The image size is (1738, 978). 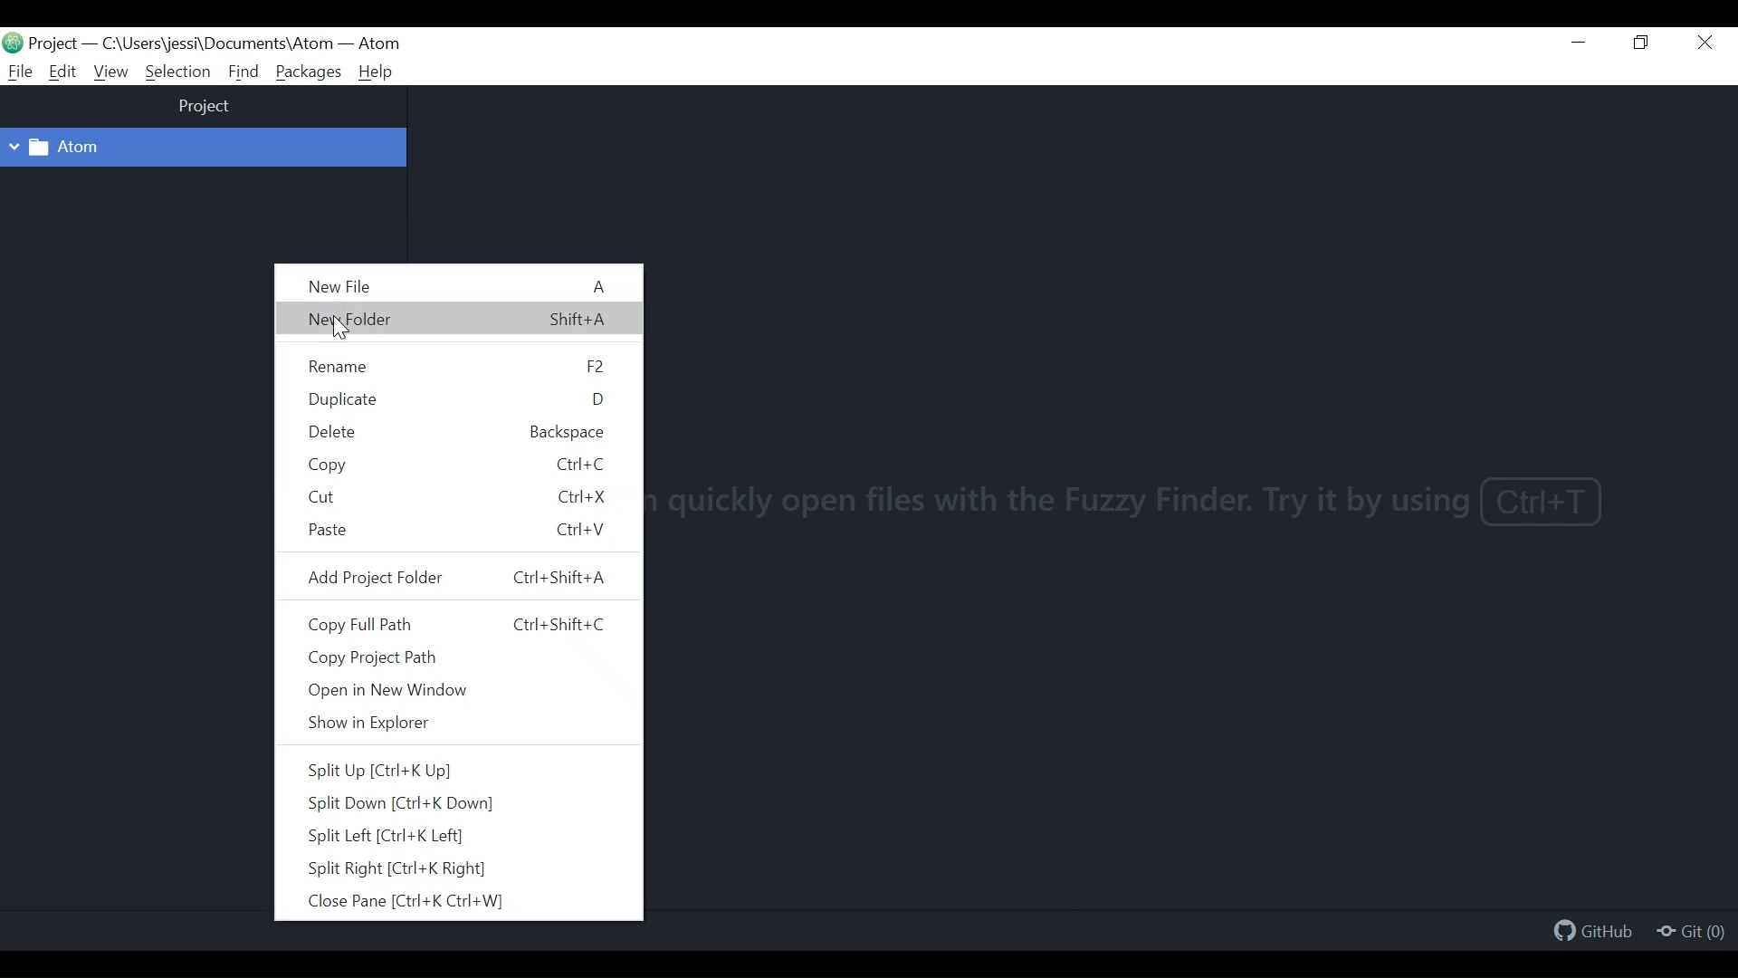 I want to click on Find, so click(x=244, y=72).